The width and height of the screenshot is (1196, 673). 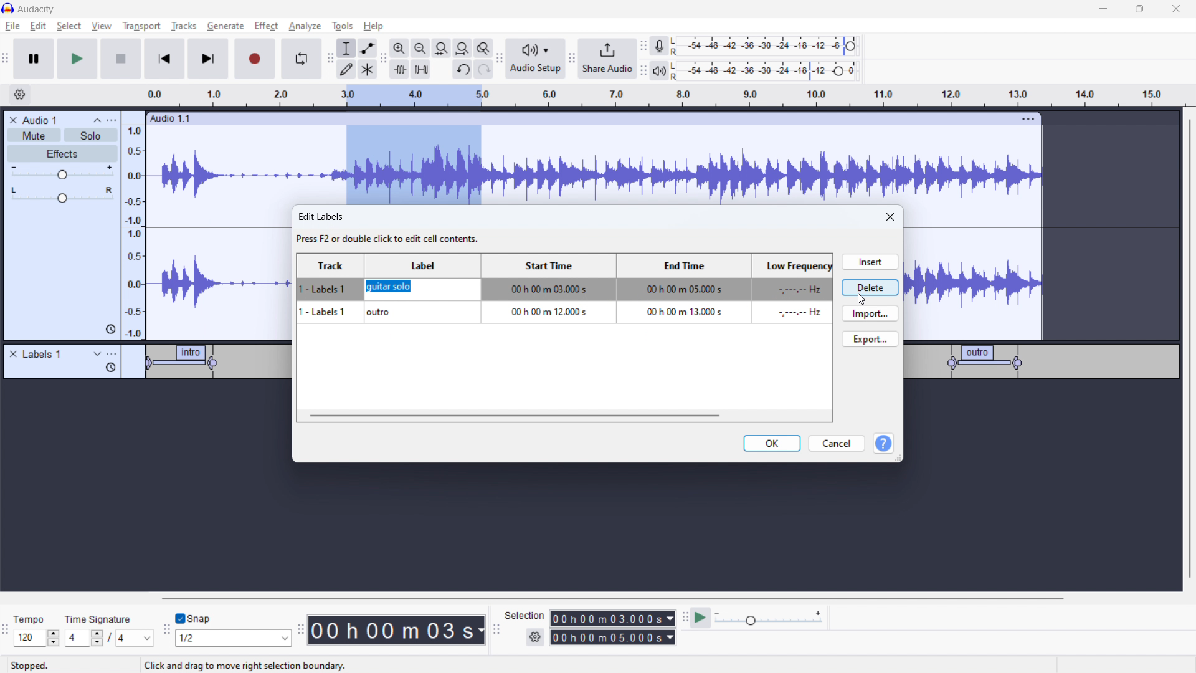 I want to click on snapping toolbar, so click(x=167, y=631).